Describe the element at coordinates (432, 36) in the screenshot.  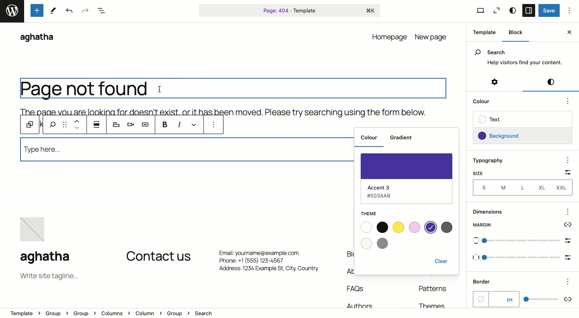
I see `new page` at that location.